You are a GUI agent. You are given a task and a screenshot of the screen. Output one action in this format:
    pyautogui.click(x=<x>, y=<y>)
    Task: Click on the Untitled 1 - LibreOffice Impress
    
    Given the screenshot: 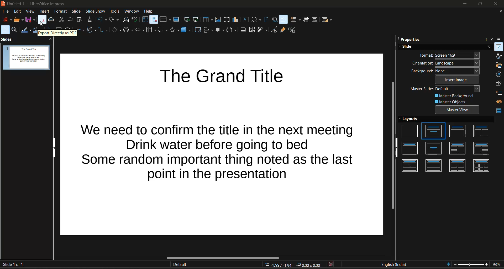 What is the action you would take?
    pyautogui.click(x=35, y=4)
    